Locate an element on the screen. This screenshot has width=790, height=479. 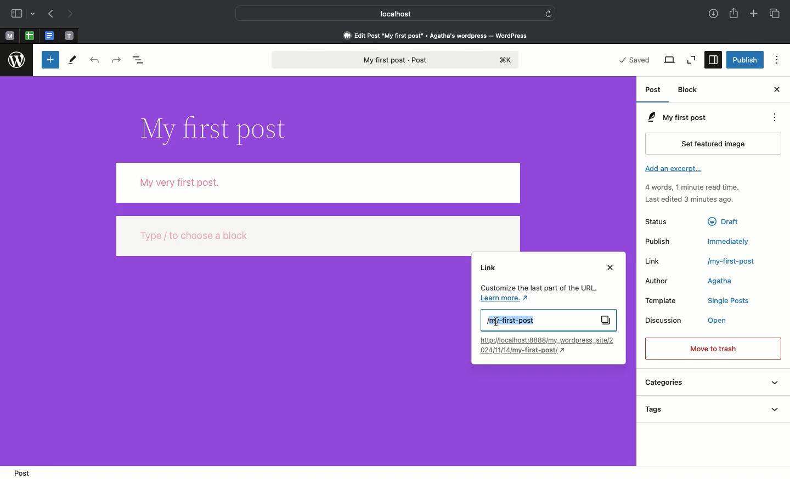
Downloads is located at coordinates (713, 14).